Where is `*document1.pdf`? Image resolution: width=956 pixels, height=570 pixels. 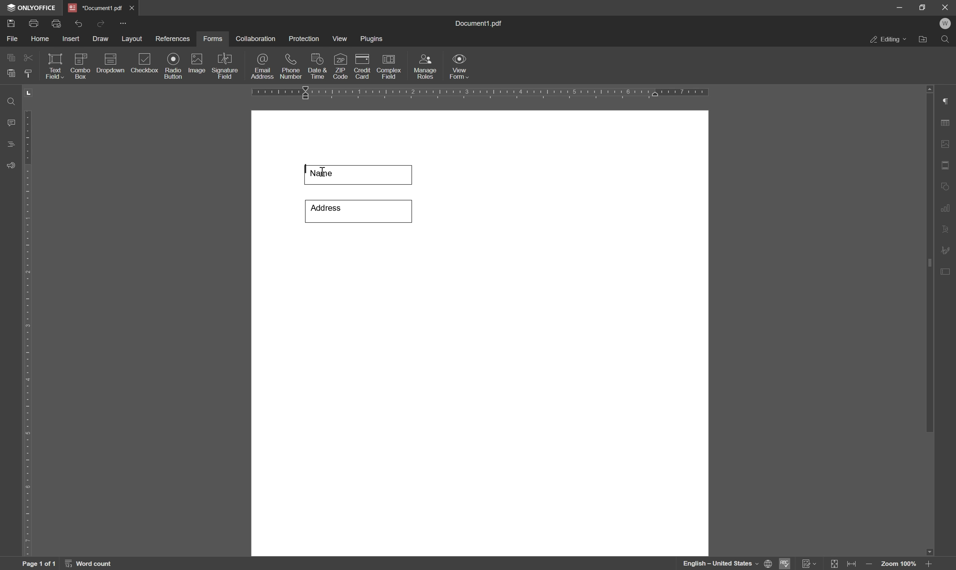
*document1.pdf is located at coordinates (95, 8).